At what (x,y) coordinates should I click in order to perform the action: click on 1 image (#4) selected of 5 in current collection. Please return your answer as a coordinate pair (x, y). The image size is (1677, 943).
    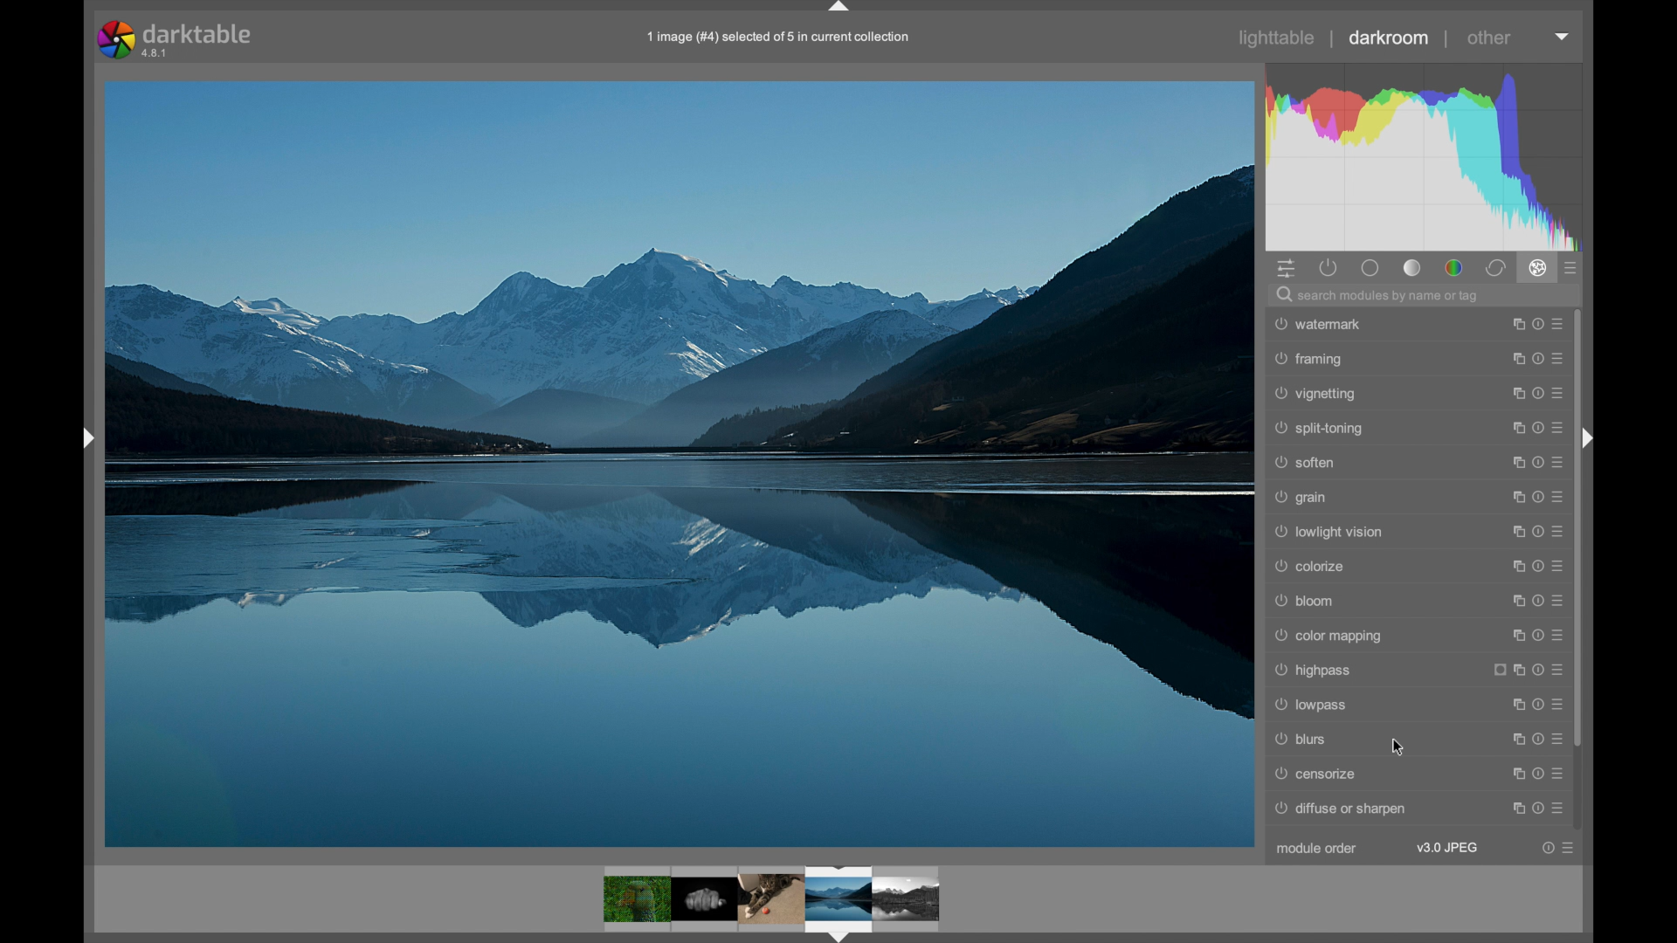
    Looking at the image, I should click on (775, 37).